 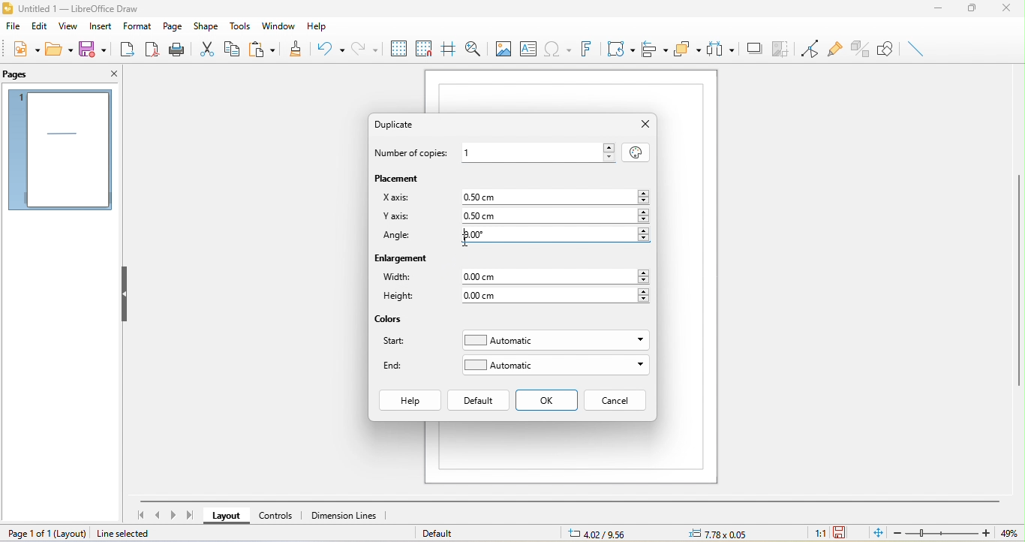 I want to click on 0.50 cm, so click(x=555, y=216).